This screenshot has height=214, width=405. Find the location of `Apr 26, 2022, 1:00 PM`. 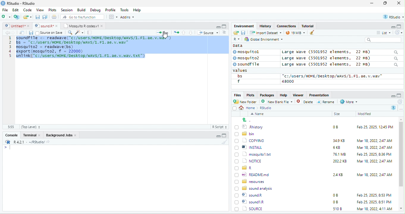

Apr 26, 2022, 1:00 PM is located at coordinates (375, 209).